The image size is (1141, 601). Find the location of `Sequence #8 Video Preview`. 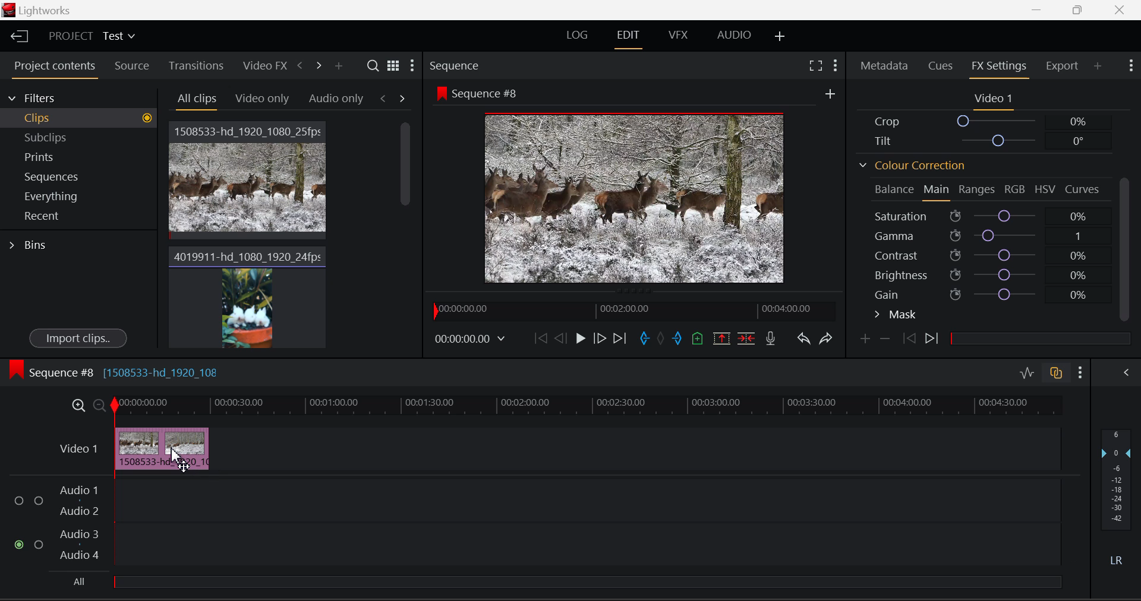

Sequence #8 Video Preview is located at coordinates (634, 198).